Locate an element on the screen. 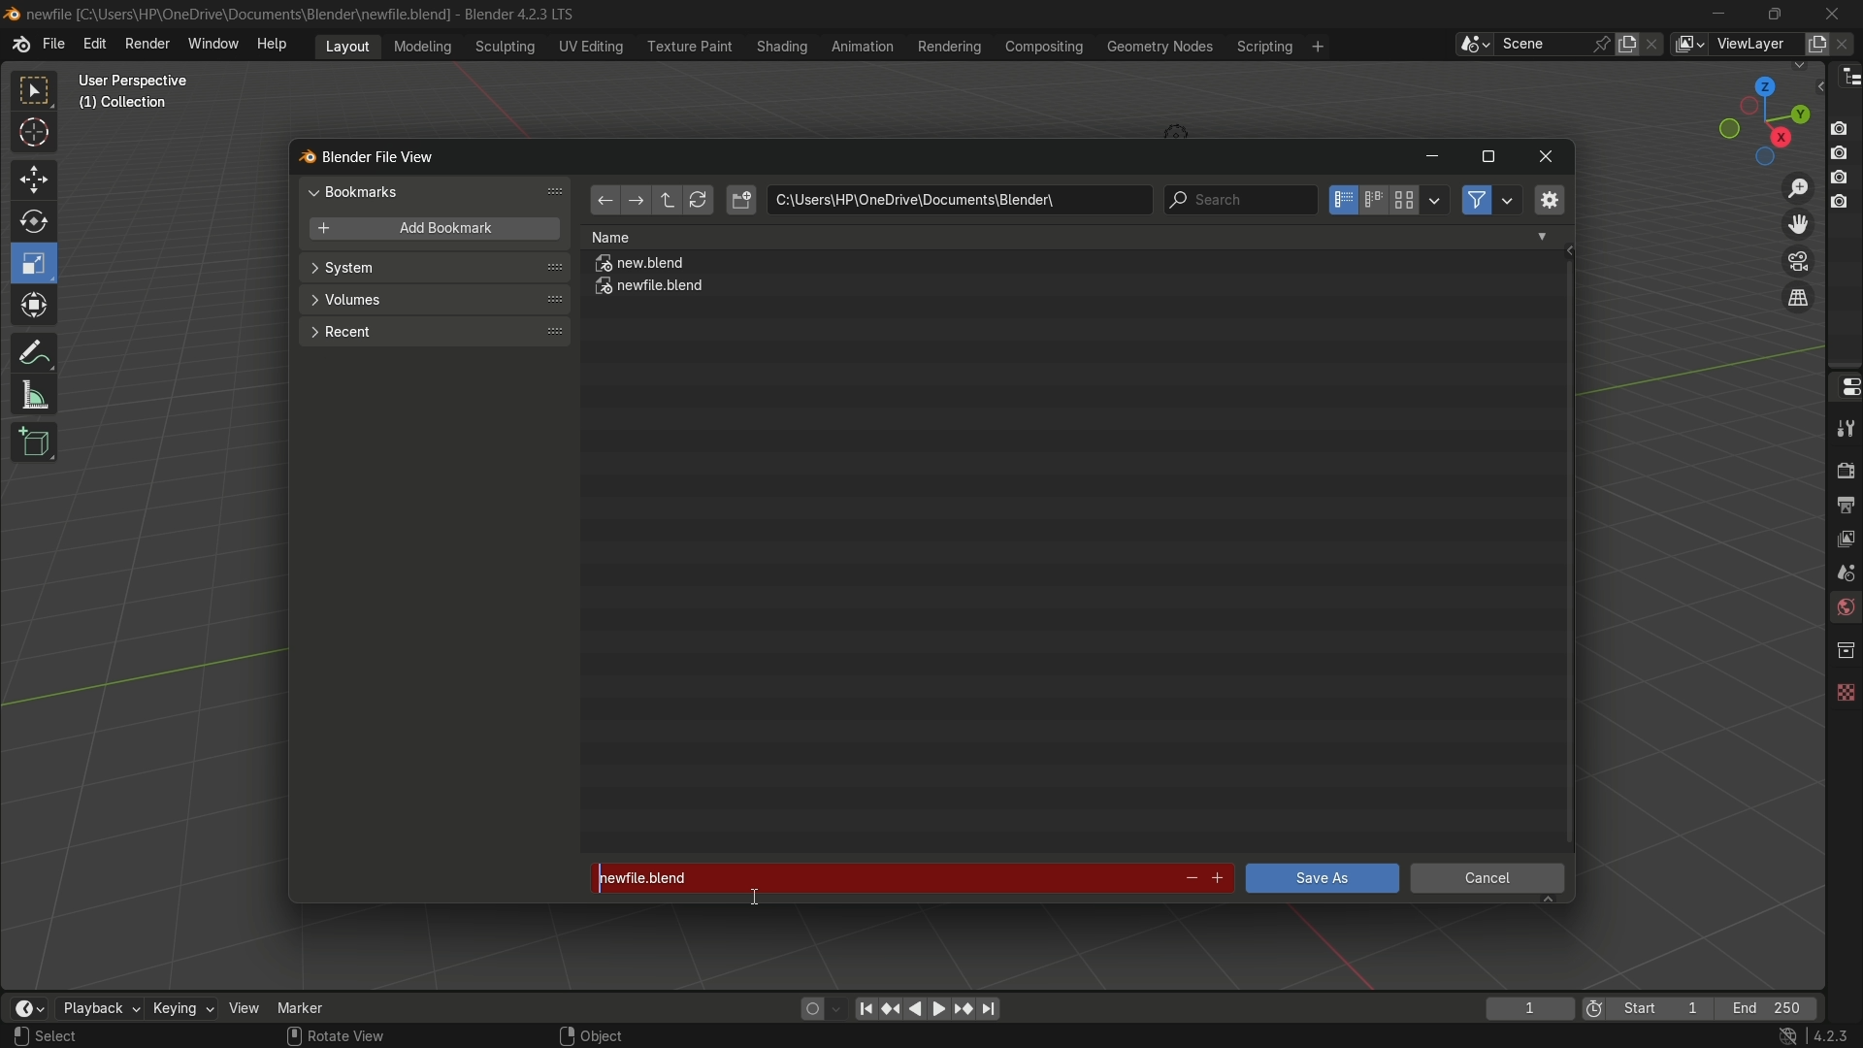 The width and height of the screenshot is (1863, 1048). output is located at coordinates (1845, 504).